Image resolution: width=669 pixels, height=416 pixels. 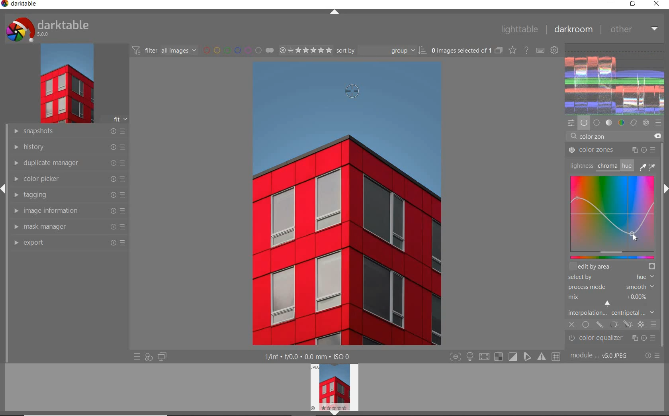 What do you see at coordinates (555, 51) in the screenshot?
I see `show global preferences` at bounding box center [555, 51].